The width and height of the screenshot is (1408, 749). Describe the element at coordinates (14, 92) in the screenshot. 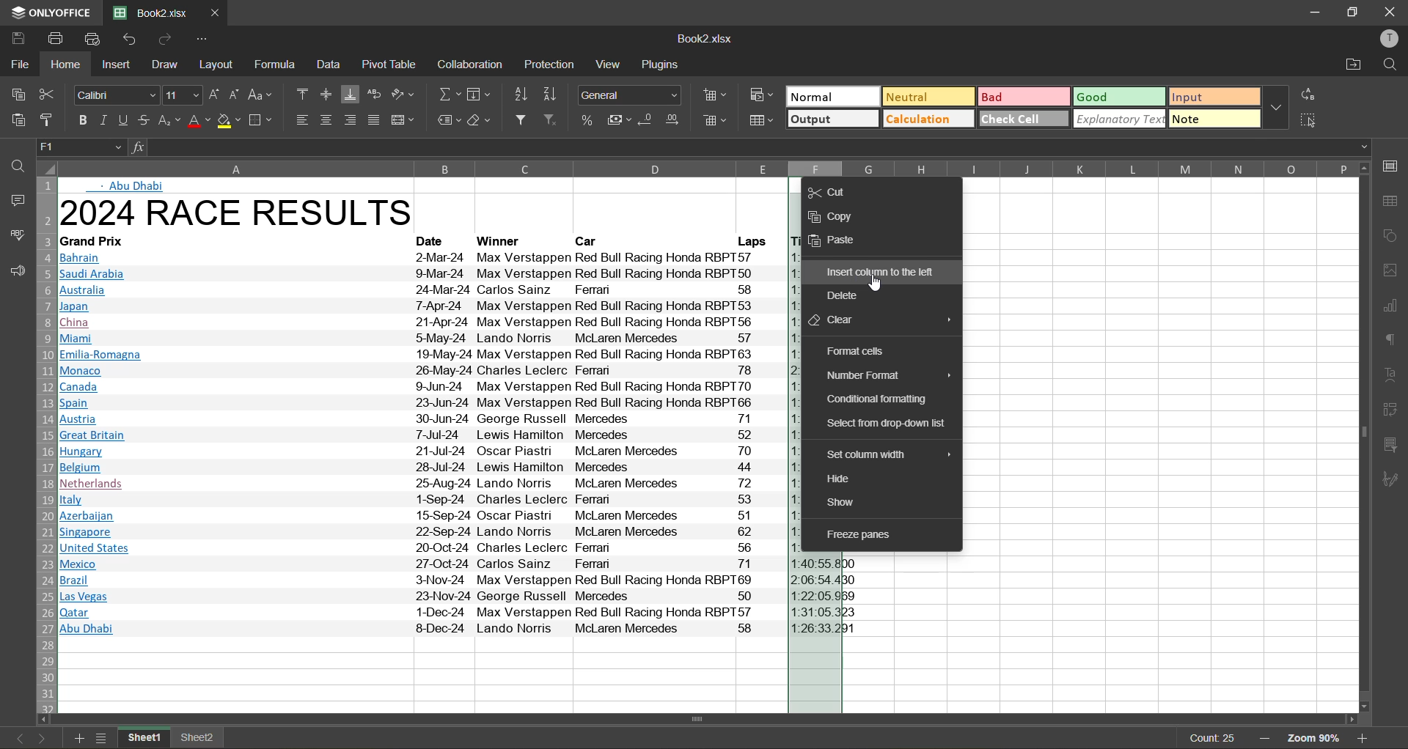

I see `copy` at that location.